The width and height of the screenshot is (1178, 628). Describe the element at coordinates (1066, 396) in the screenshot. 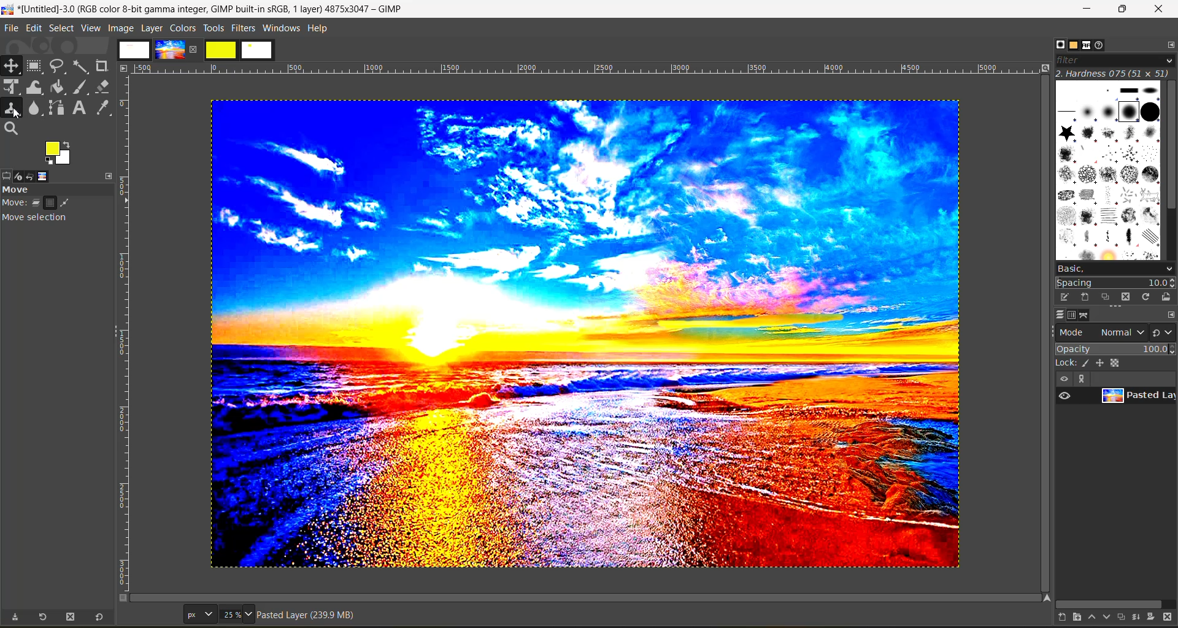

I see `preview` at that location.